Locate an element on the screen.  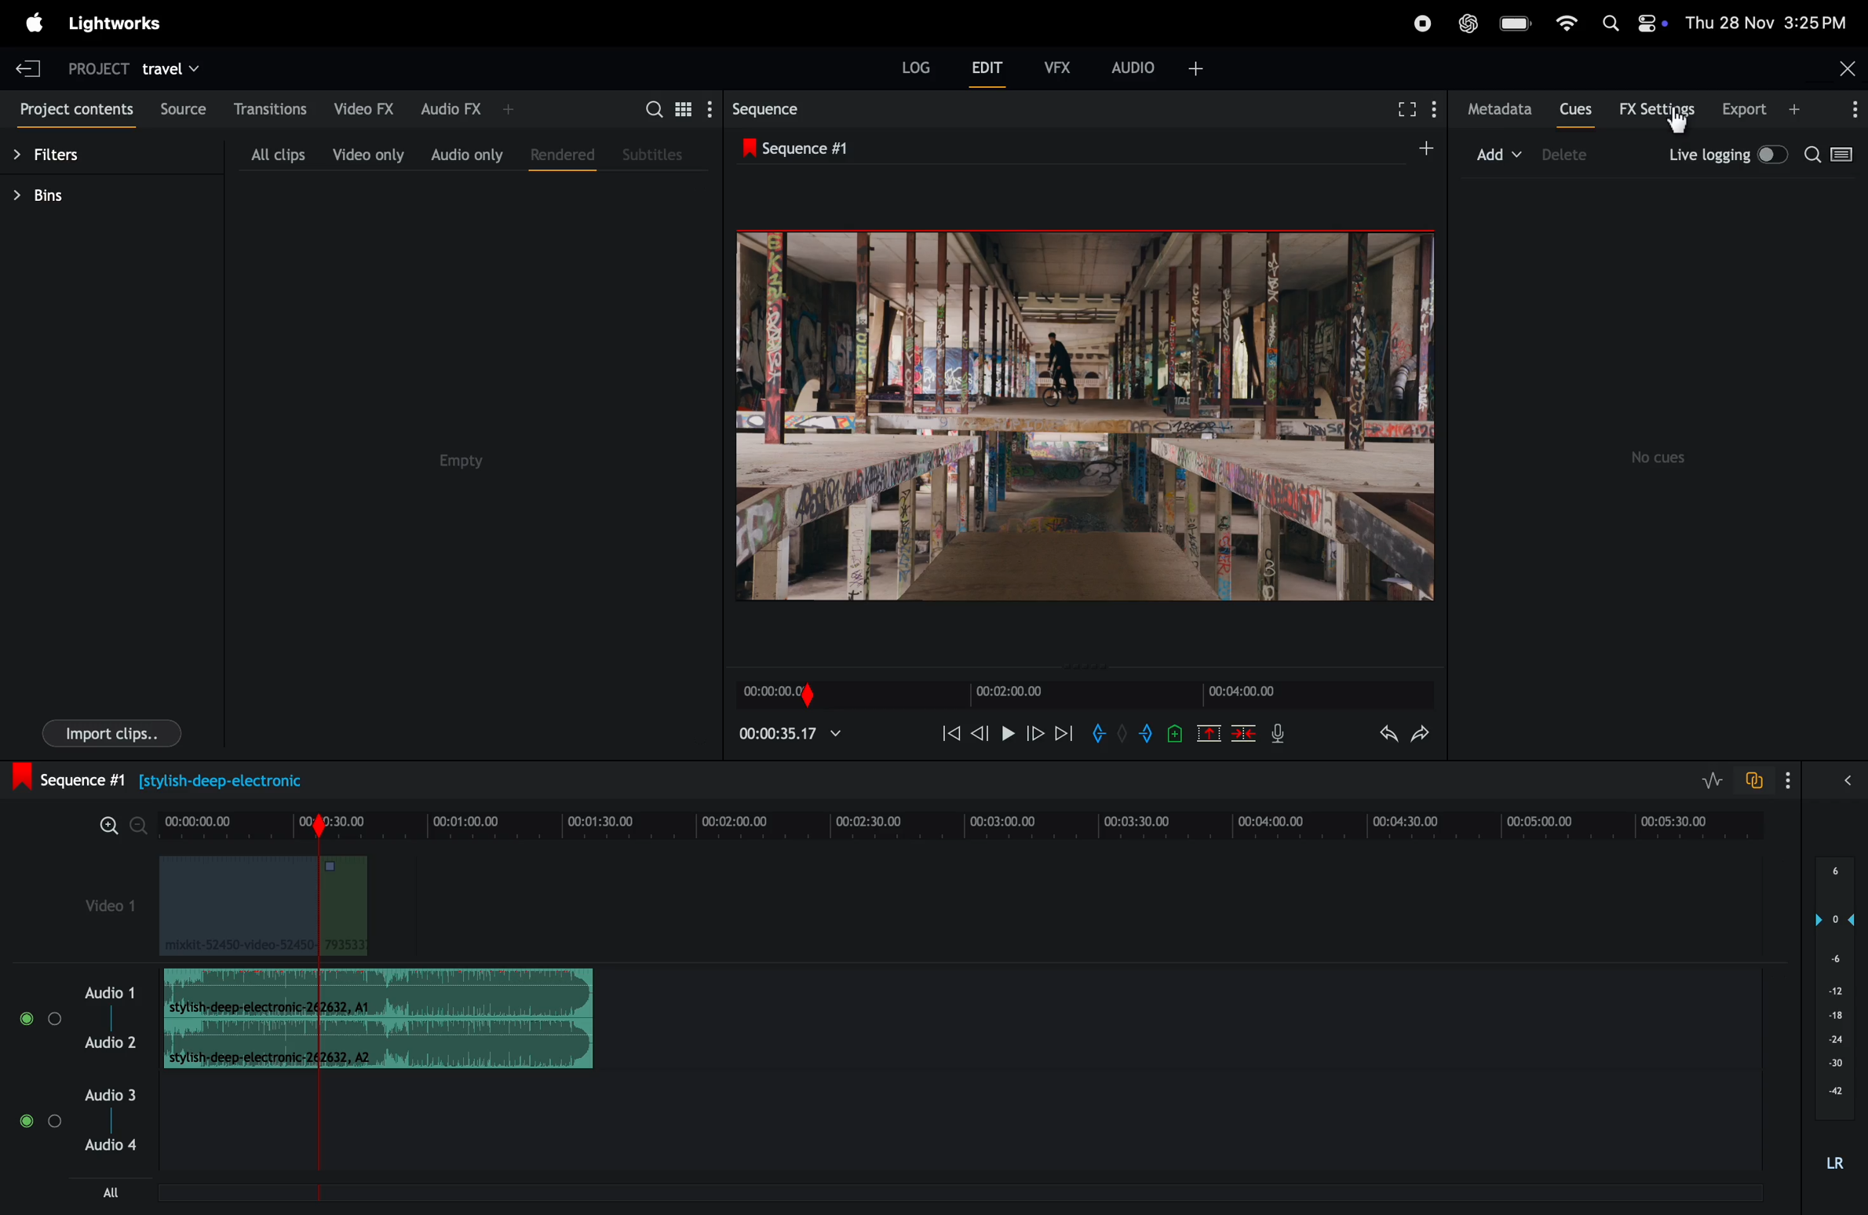
time frames is located at coordinates (1080, 696).